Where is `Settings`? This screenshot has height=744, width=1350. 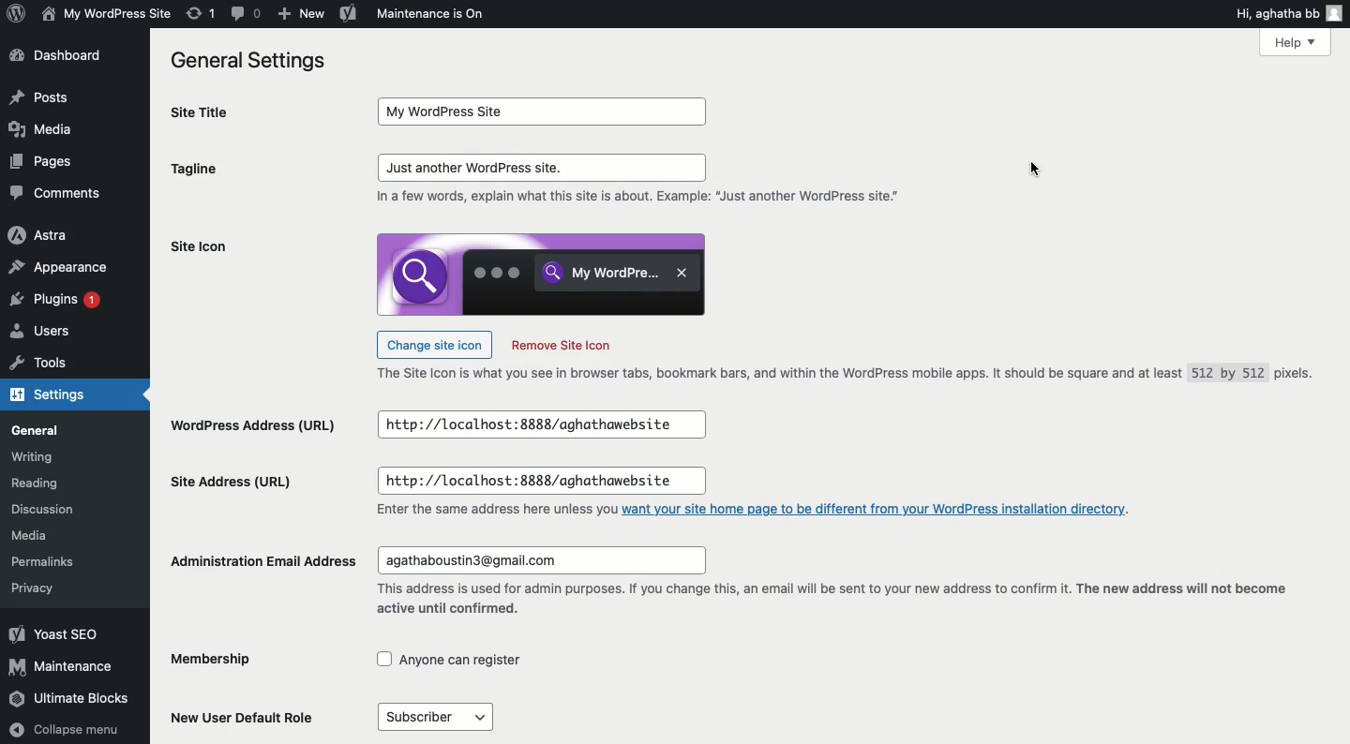 Settings is located at coordinates (58, 396).